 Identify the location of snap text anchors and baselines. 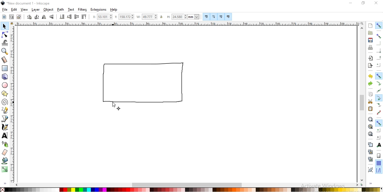
(379, 145).